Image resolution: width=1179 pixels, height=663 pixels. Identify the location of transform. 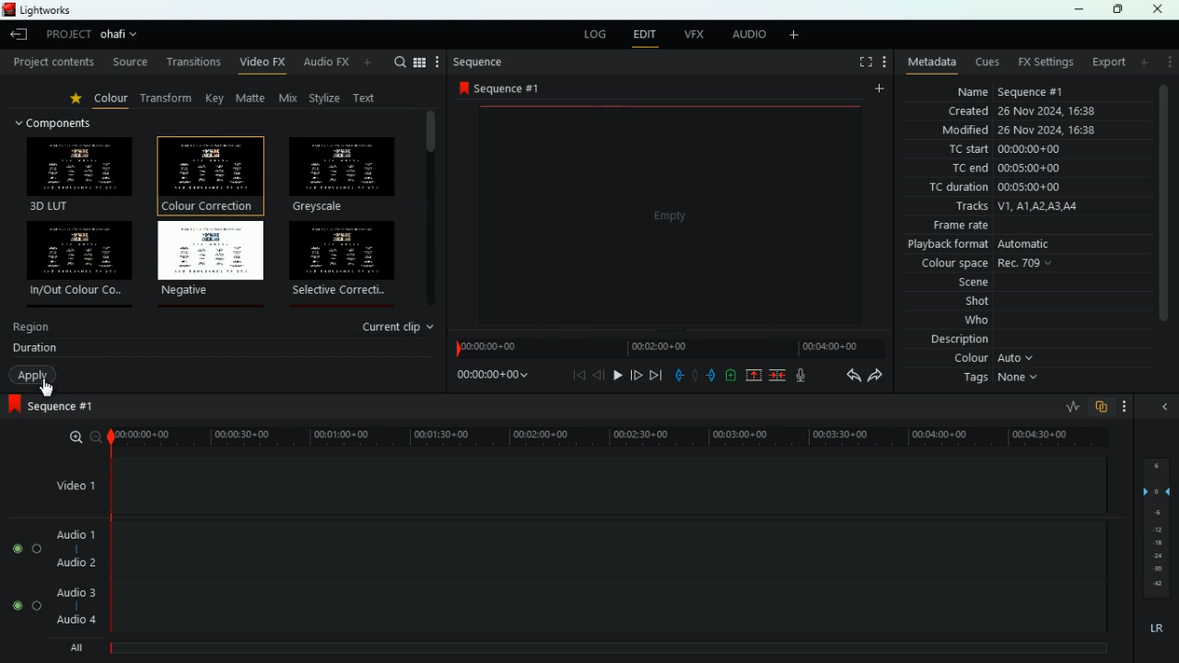
(170, 99).